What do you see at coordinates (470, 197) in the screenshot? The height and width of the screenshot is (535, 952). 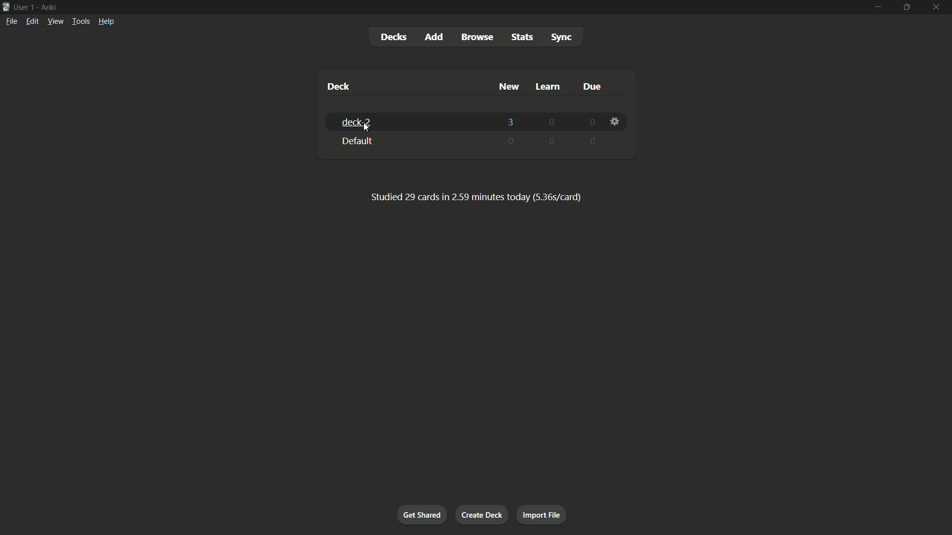 I see `text` at bounding box center [470, 197].